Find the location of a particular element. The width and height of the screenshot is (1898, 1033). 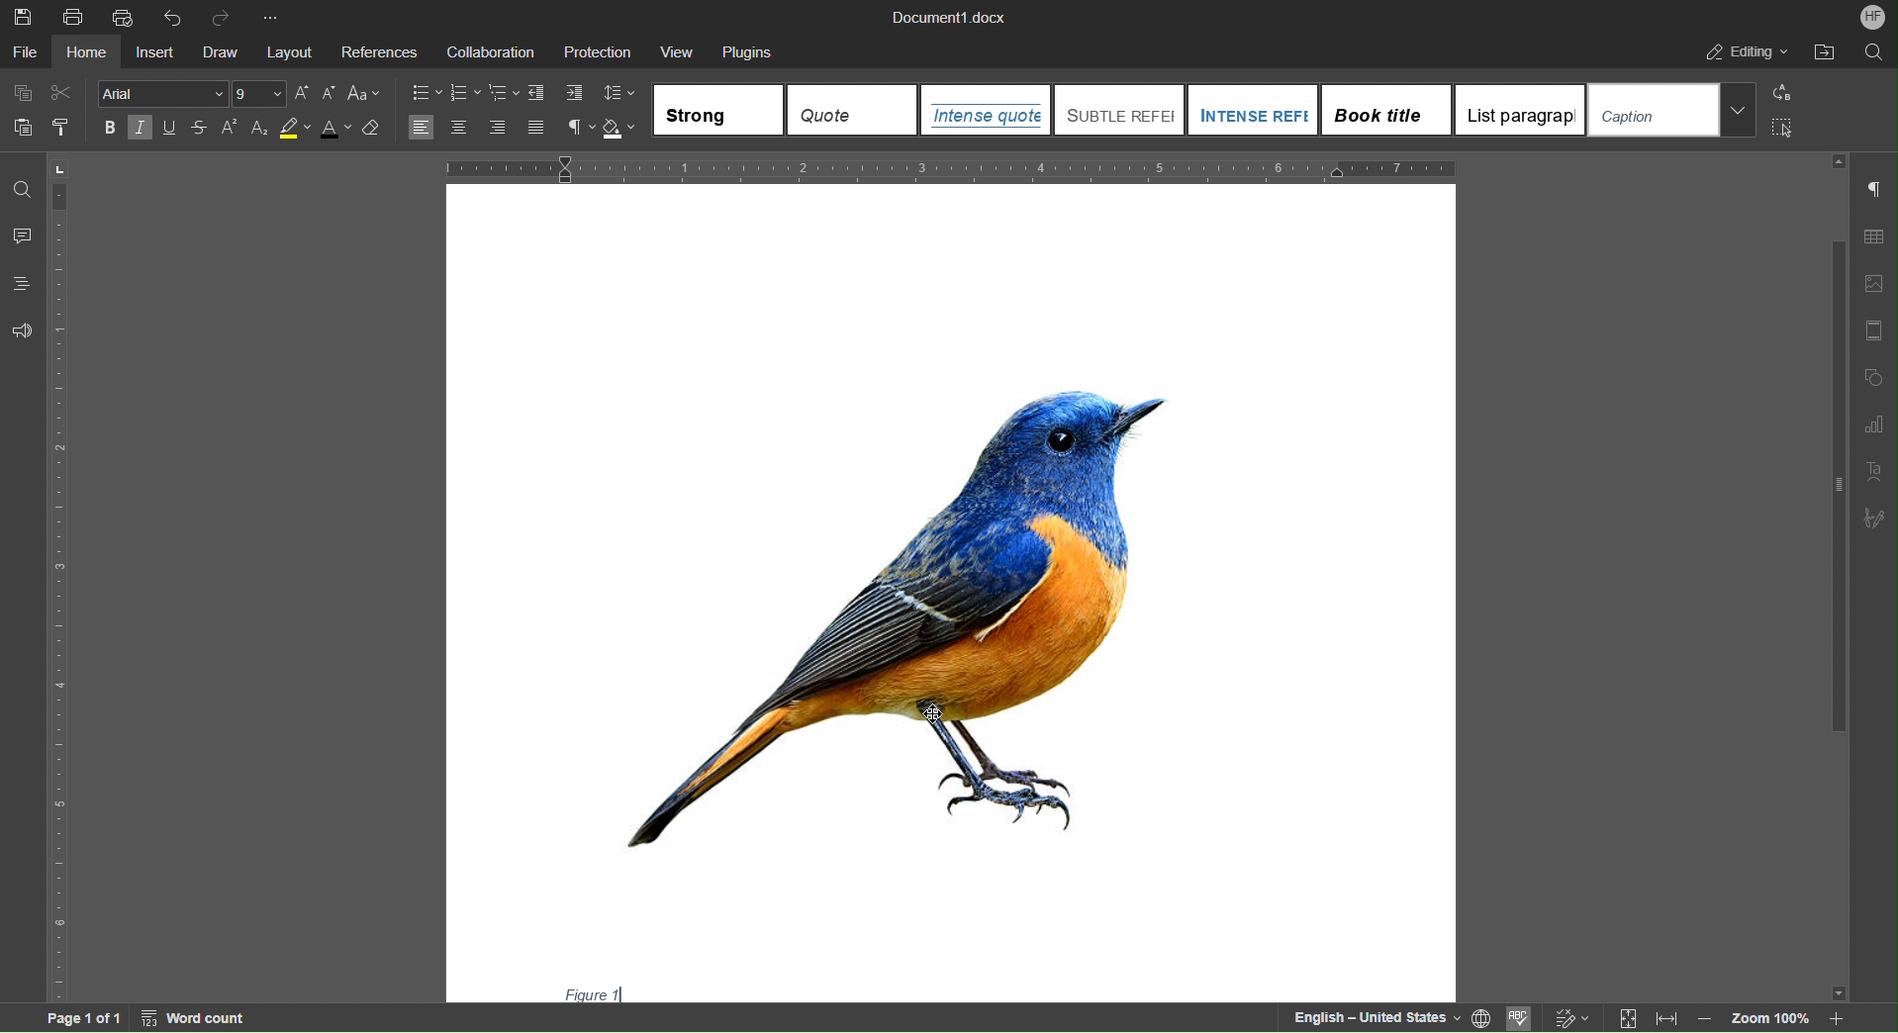

Nested List is located at coordinates (506, 93).